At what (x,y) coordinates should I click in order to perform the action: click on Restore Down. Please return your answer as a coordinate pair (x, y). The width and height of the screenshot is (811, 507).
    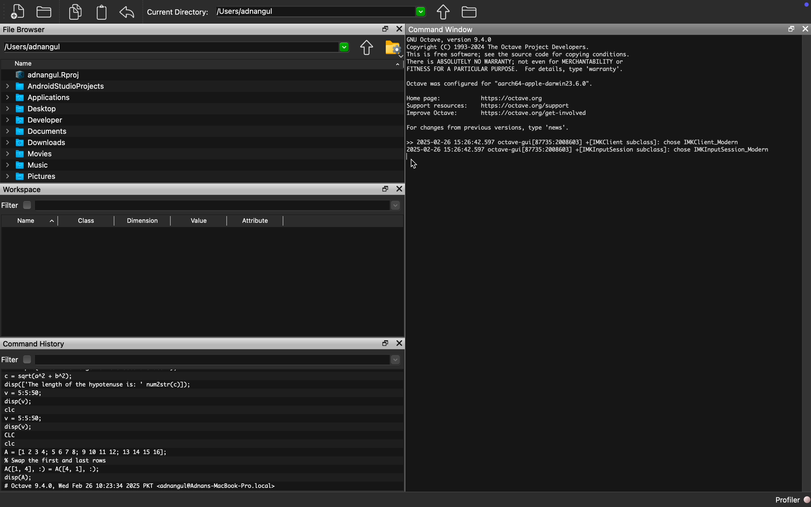
    Looking at the image, I should click on (385, 29).